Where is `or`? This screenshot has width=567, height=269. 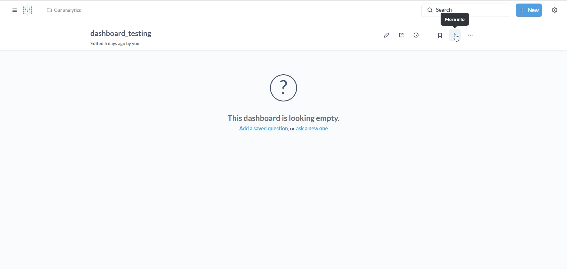 or is located at coordinates (292, 129).